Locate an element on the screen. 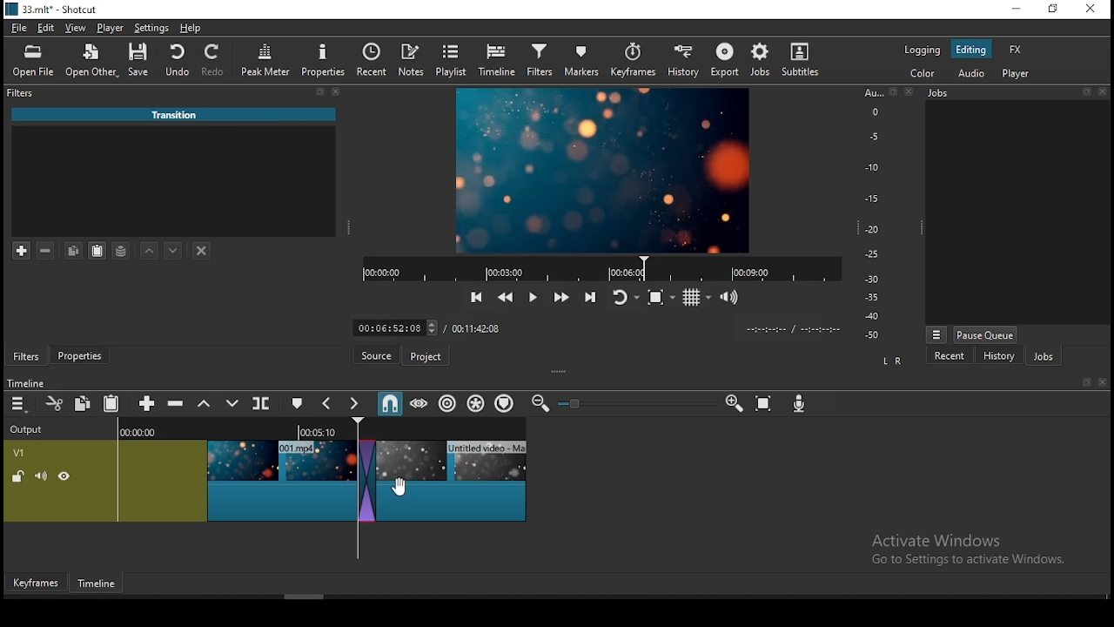 The image size is (1114, 627). player is located at coordinates (111, 27).